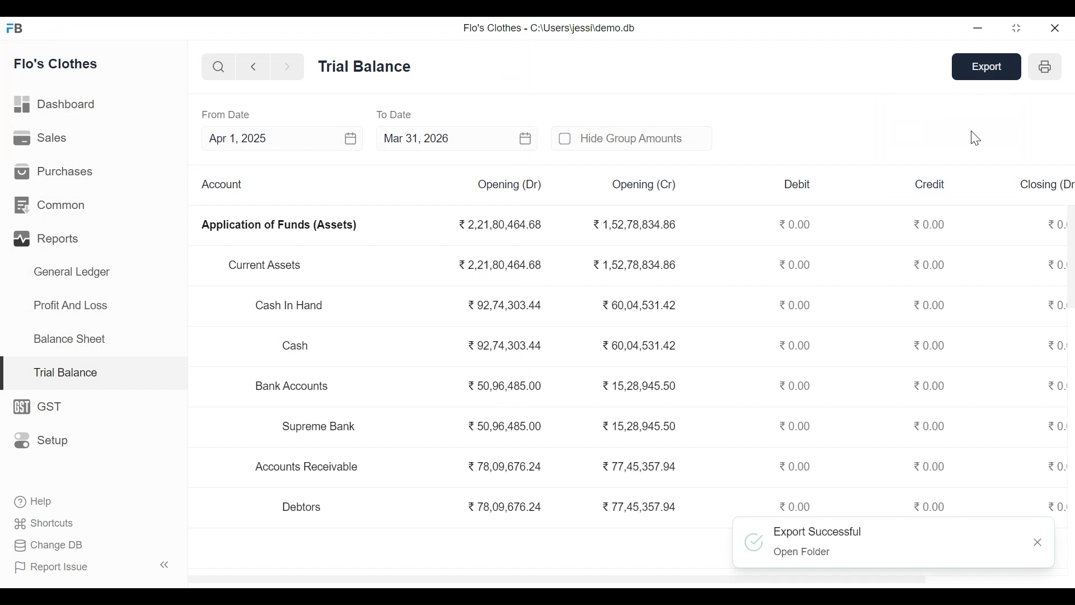 The image size is (1075, 605). Describe the element at coordinates (297, 346) in the screenshot. I see `Cash` at that location.